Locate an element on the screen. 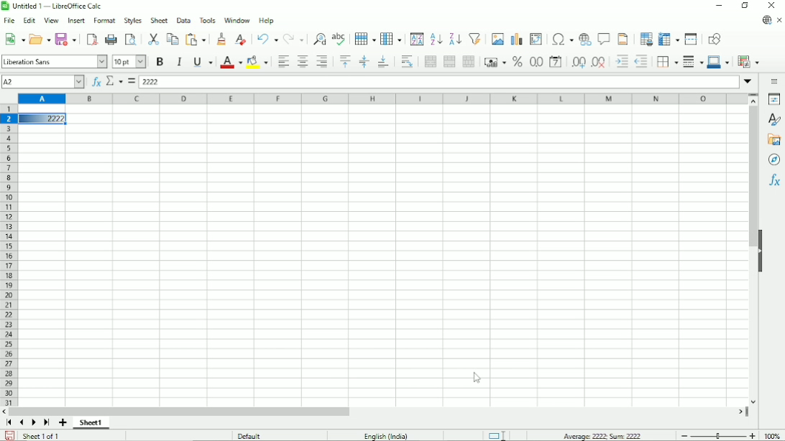 The width and height of the screenshot is (785, 441). Edit is located at coordinates (29, 20).